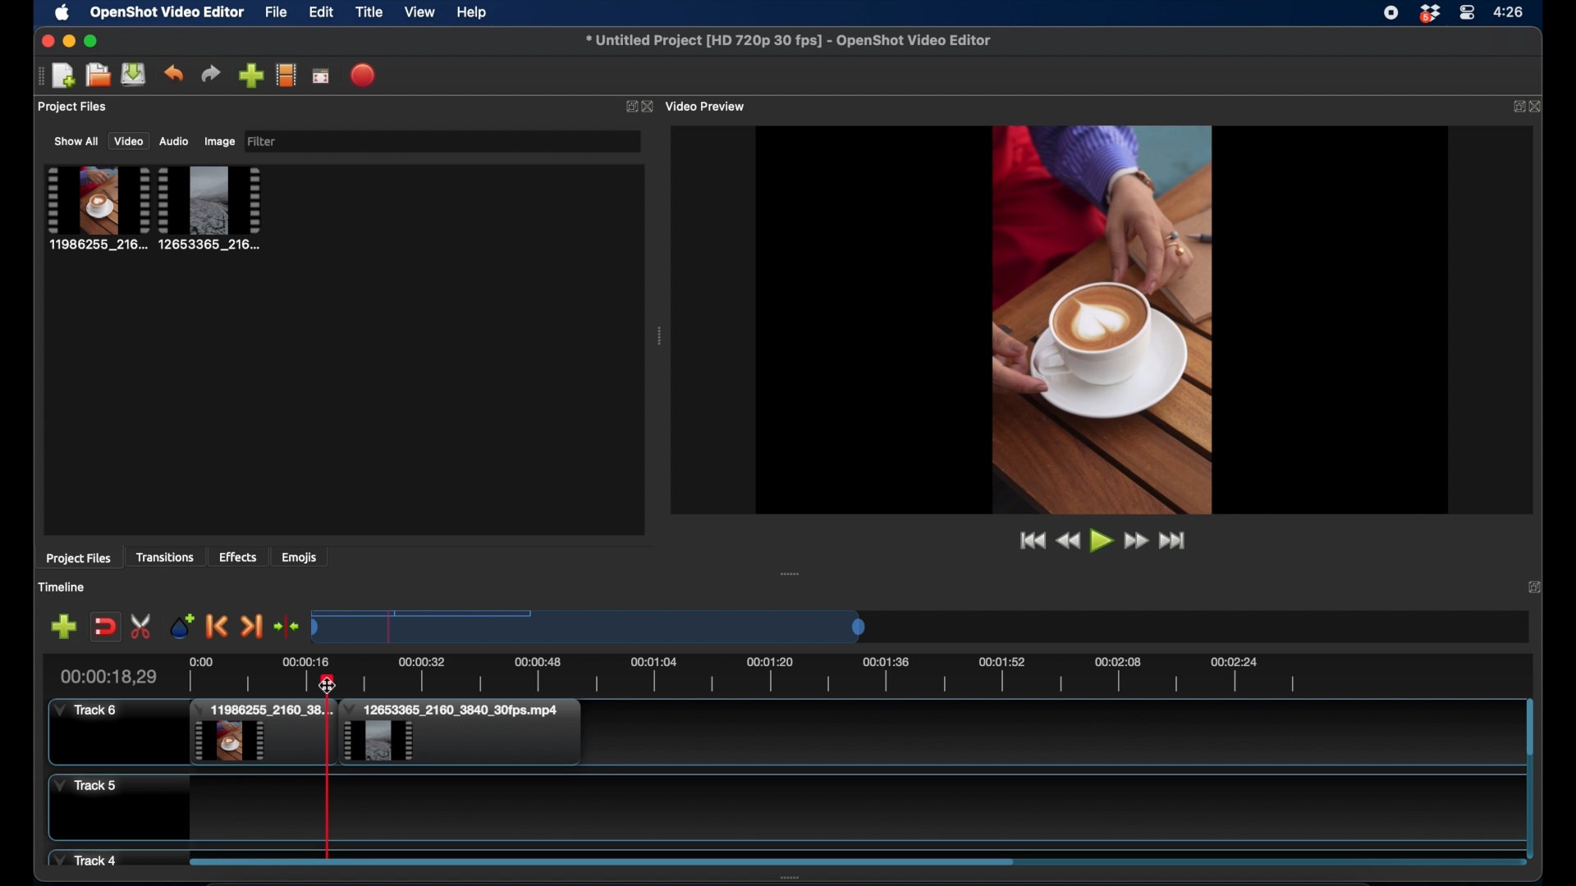 This screenshot has width=1576, height=886. Describe the element at coordinates (1102, 318) in the screenshot. I see `video preview` at that location.